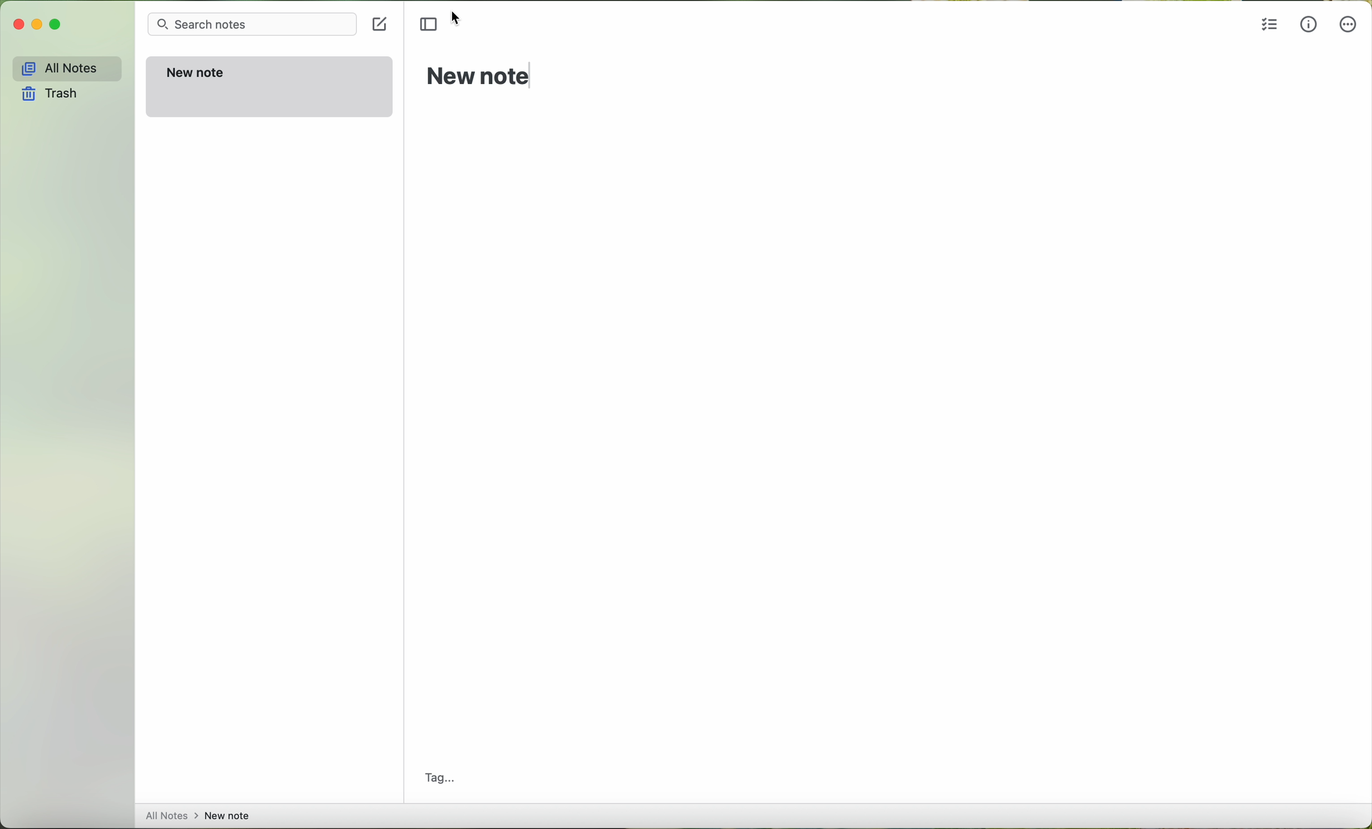 This screenshot has width=1372, height=829. I want to click on minimize Simplenote, so click(37, 26).